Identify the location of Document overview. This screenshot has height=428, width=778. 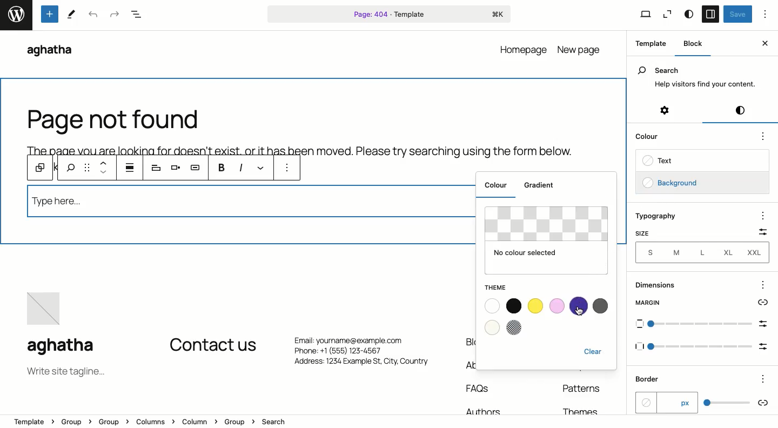
(136, 15).